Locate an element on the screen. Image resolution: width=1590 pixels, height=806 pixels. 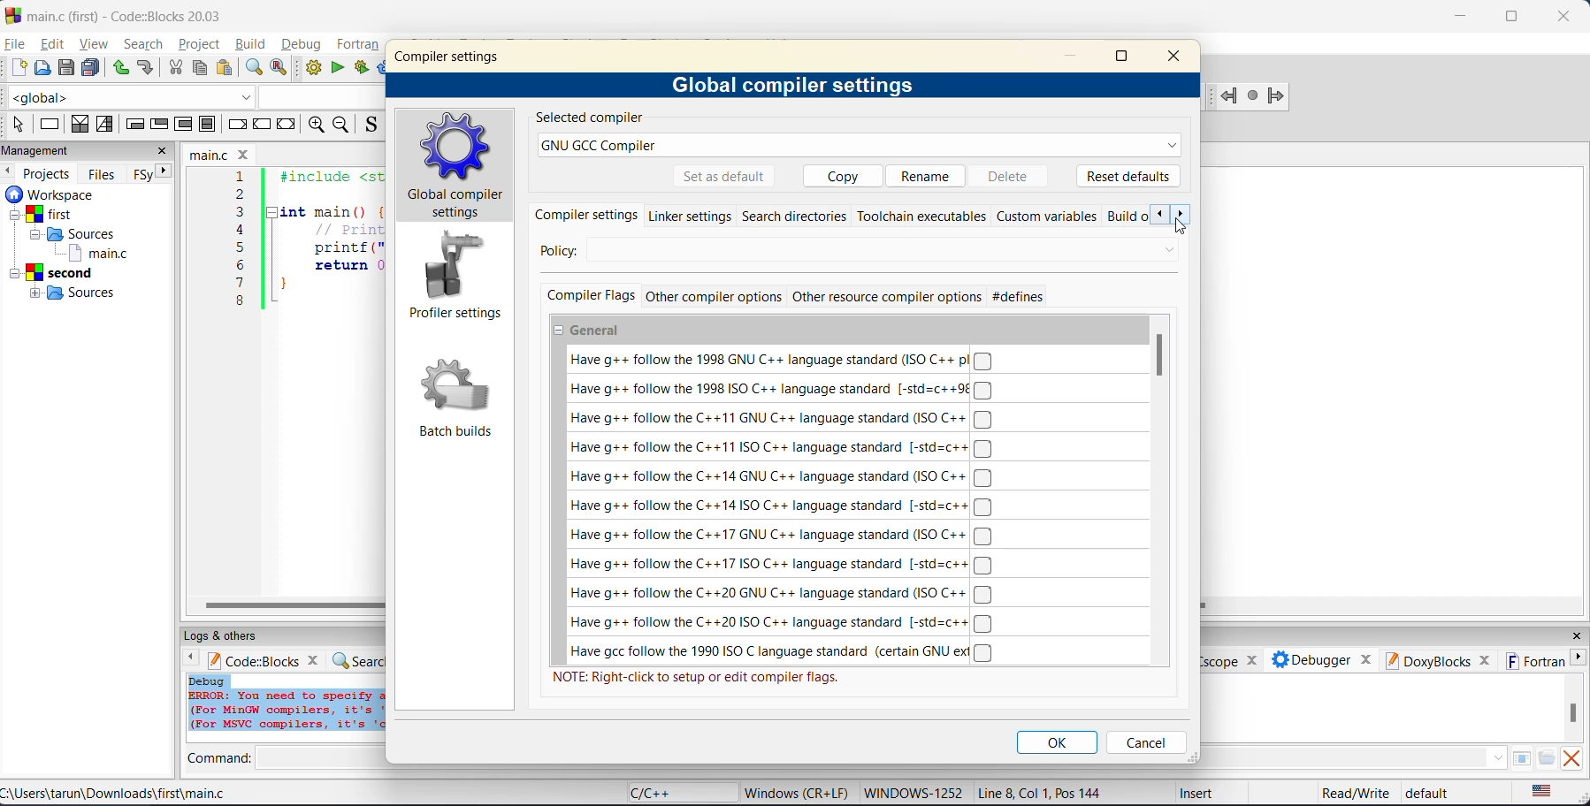
previous is located at coordinates (1160, 215).